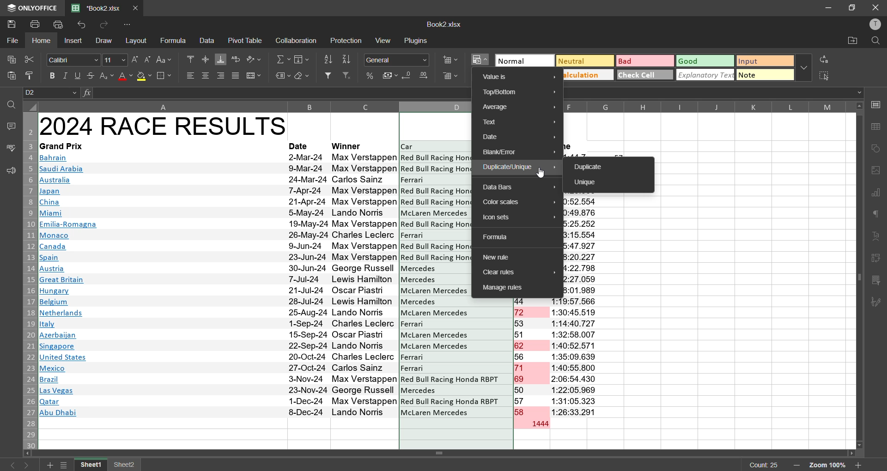 This screenshot has height=471, width=887. Describe the element at coordinates (858, 465) in the screenshot. I see `zoom in` at that location.